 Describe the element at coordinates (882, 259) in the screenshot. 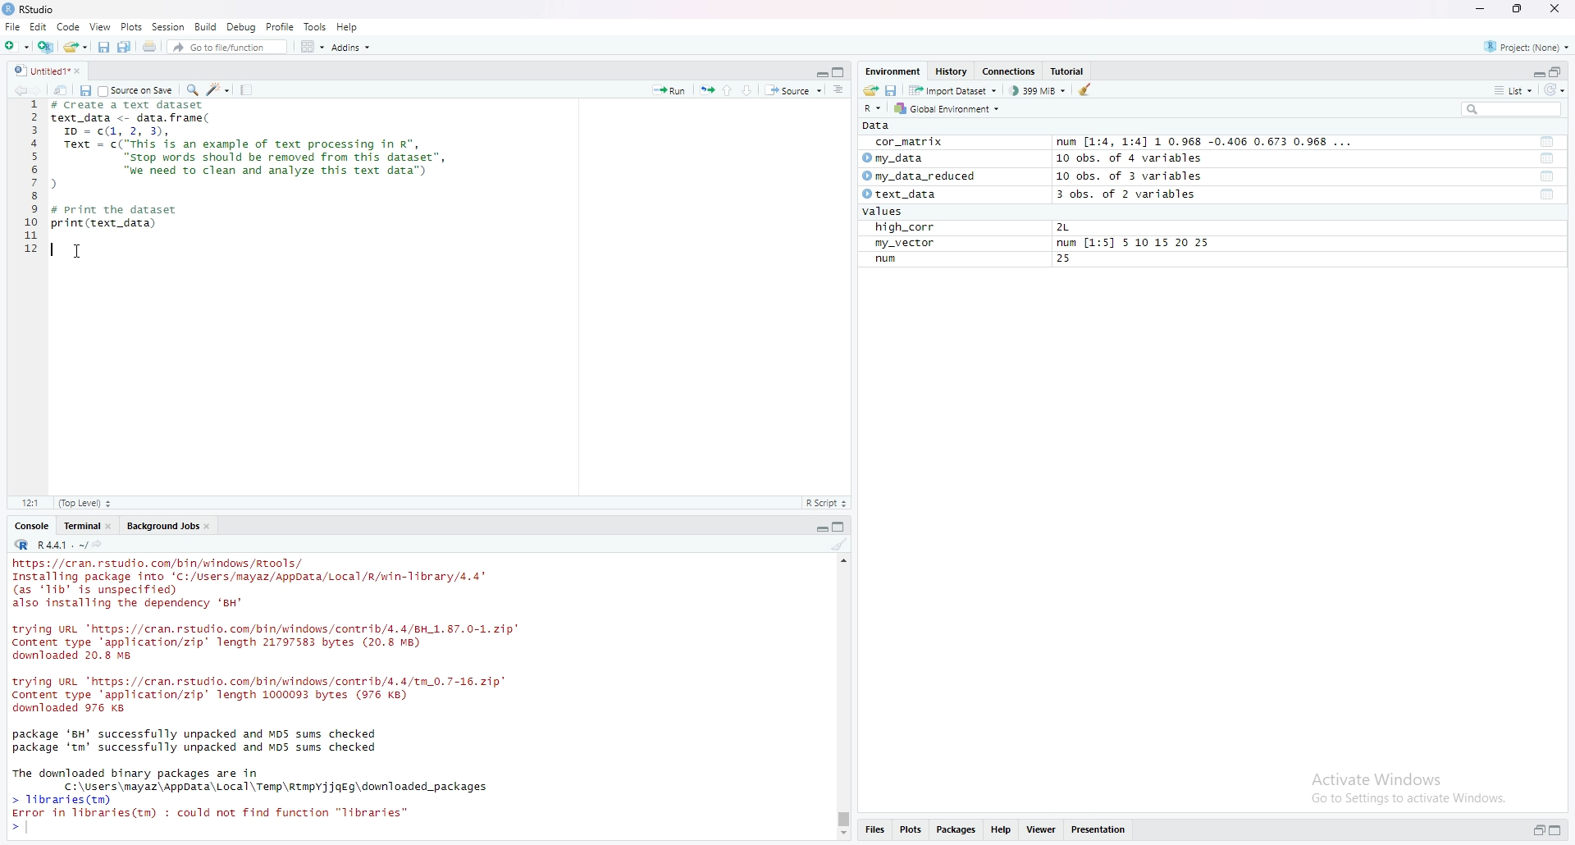

I see `run` at that location.